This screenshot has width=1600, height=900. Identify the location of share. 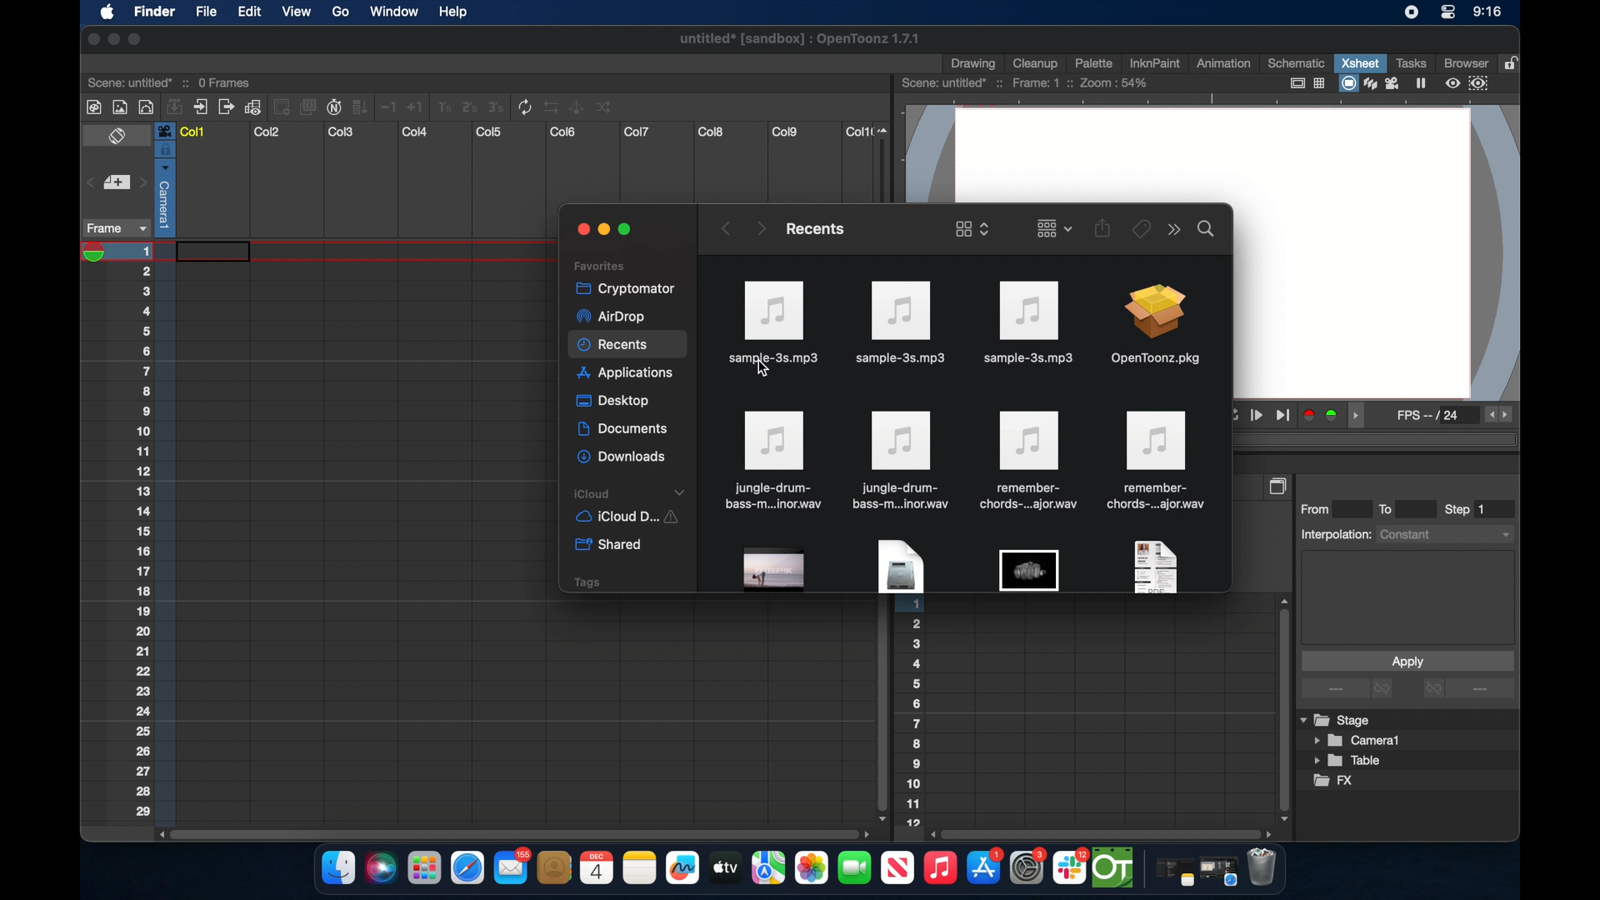
(1103, 227).